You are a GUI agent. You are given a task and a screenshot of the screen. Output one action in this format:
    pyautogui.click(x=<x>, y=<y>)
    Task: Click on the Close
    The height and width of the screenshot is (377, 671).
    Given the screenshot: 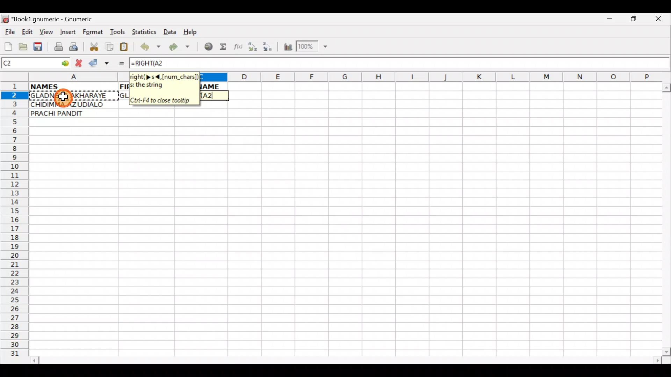 What is the action you would take?
    pyautogui.click(x=660, y=21)
    